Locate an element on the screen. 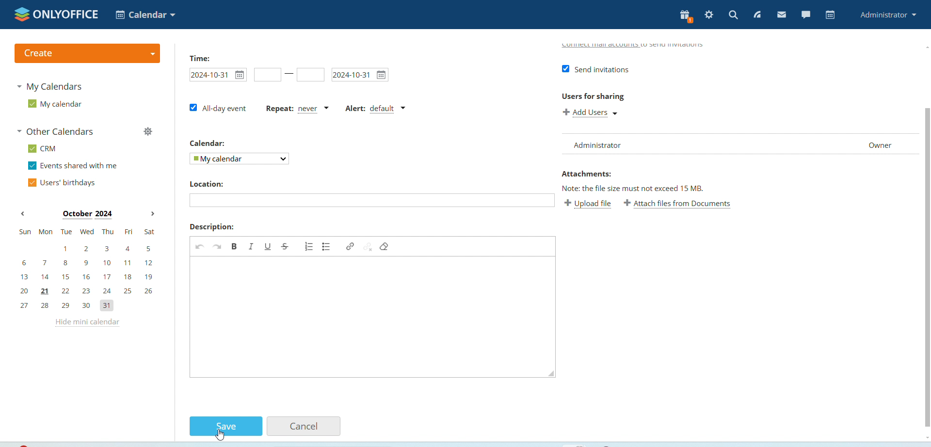  onlyffice logo is located at coordinates (56, 14).